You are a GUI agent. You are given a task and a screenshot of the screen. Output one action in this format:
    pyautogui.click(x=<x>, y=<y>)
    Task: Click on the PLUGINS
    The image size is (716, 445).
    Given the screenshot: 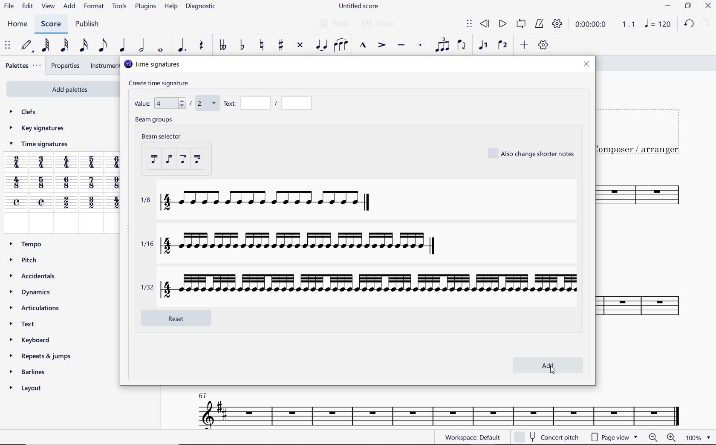 What is the action you would take?
    pyautogui.click(x=144, y=7)
    